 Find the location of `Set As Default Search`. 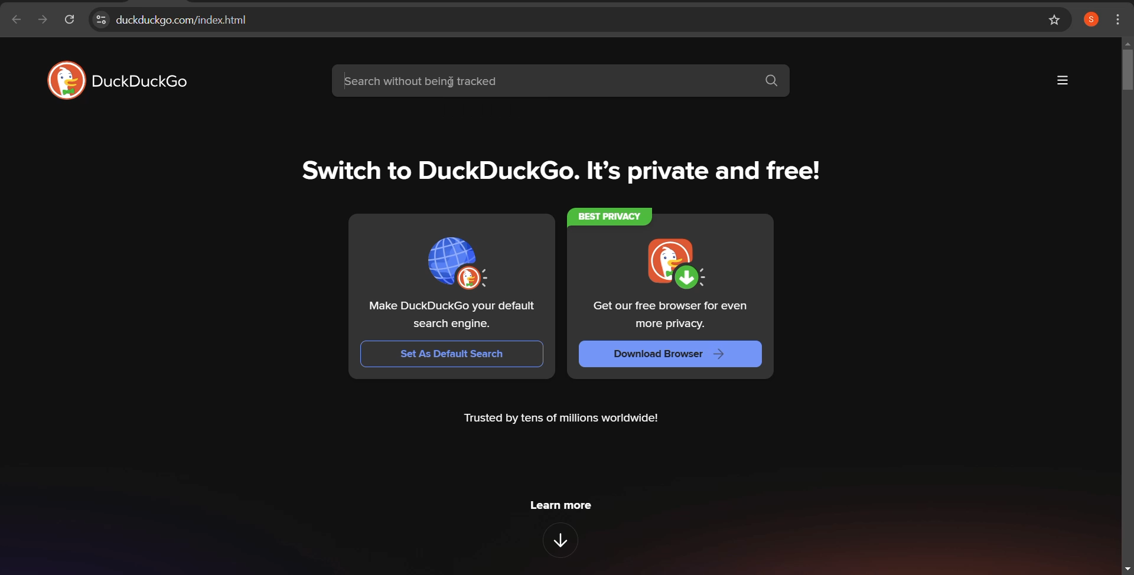

Set As Default Search is located at coordinates (453, 353).